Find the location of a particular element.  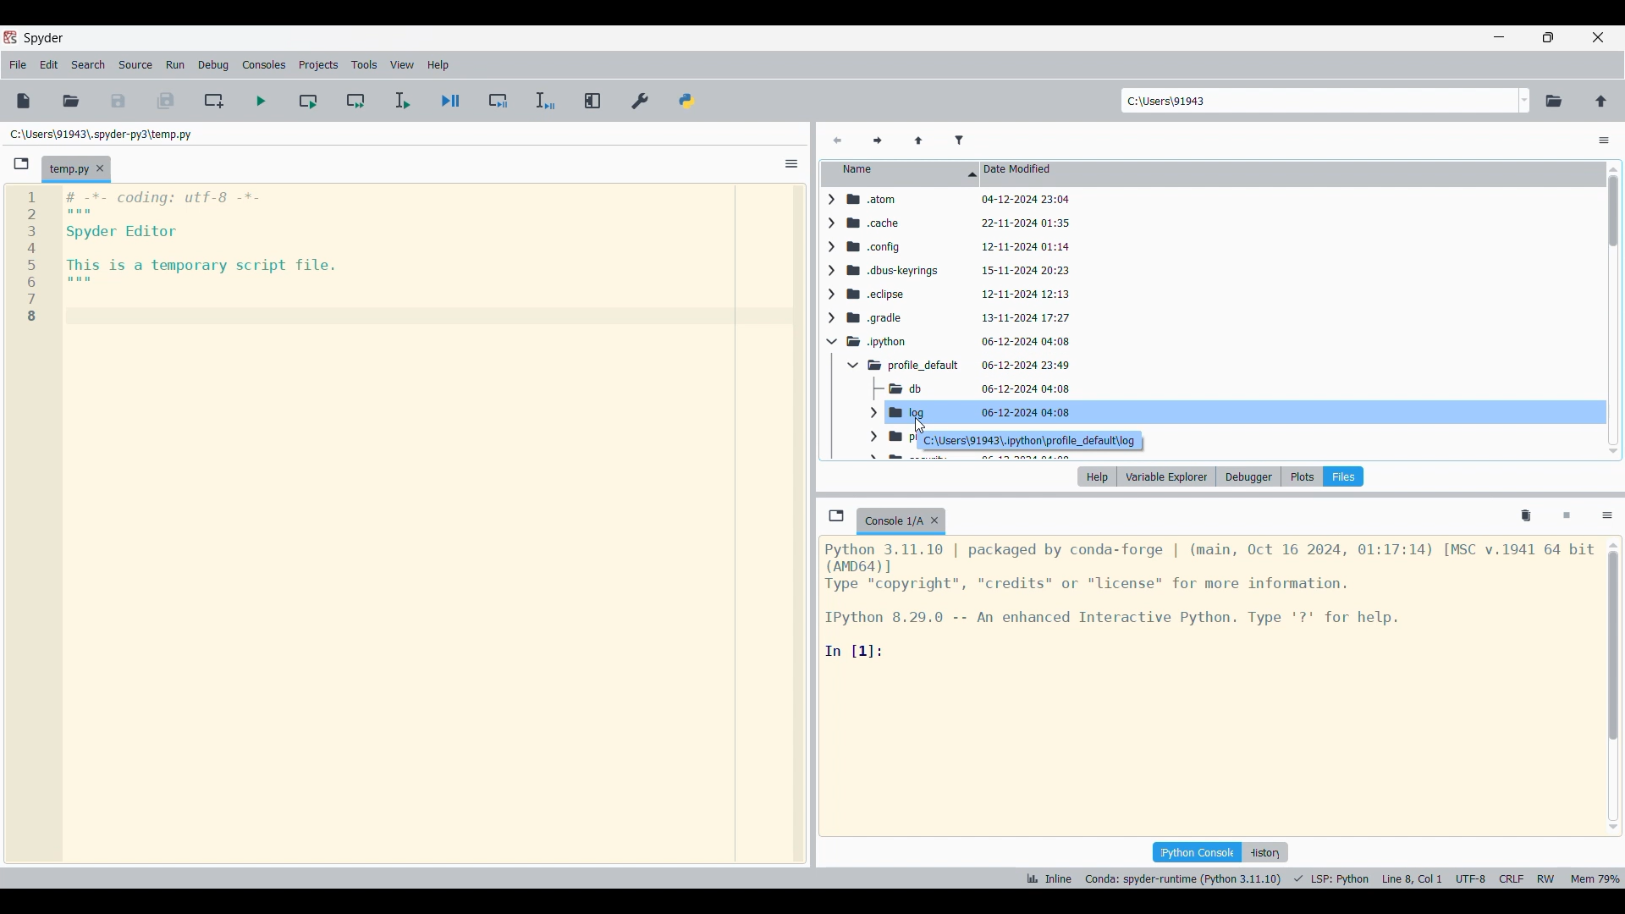

Options is located at coordinates (1604, 140).